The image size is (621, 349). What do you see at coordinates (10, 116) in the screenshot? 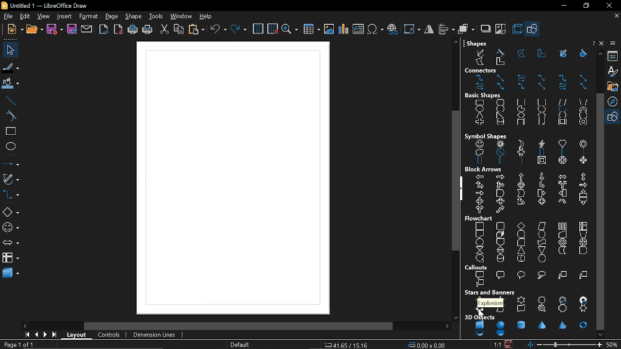
I see `curve` at bounding box center [10, 116].